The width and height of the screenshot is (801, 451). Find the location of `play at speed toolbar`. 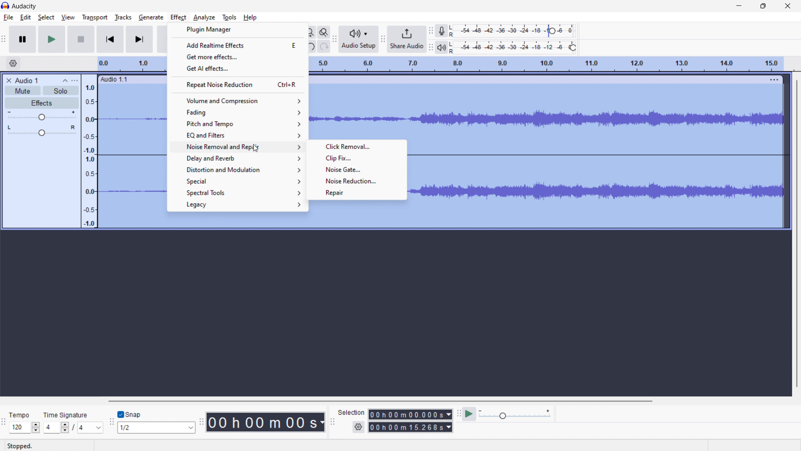

play at speed toolbar is located at coordinates (458, 413).